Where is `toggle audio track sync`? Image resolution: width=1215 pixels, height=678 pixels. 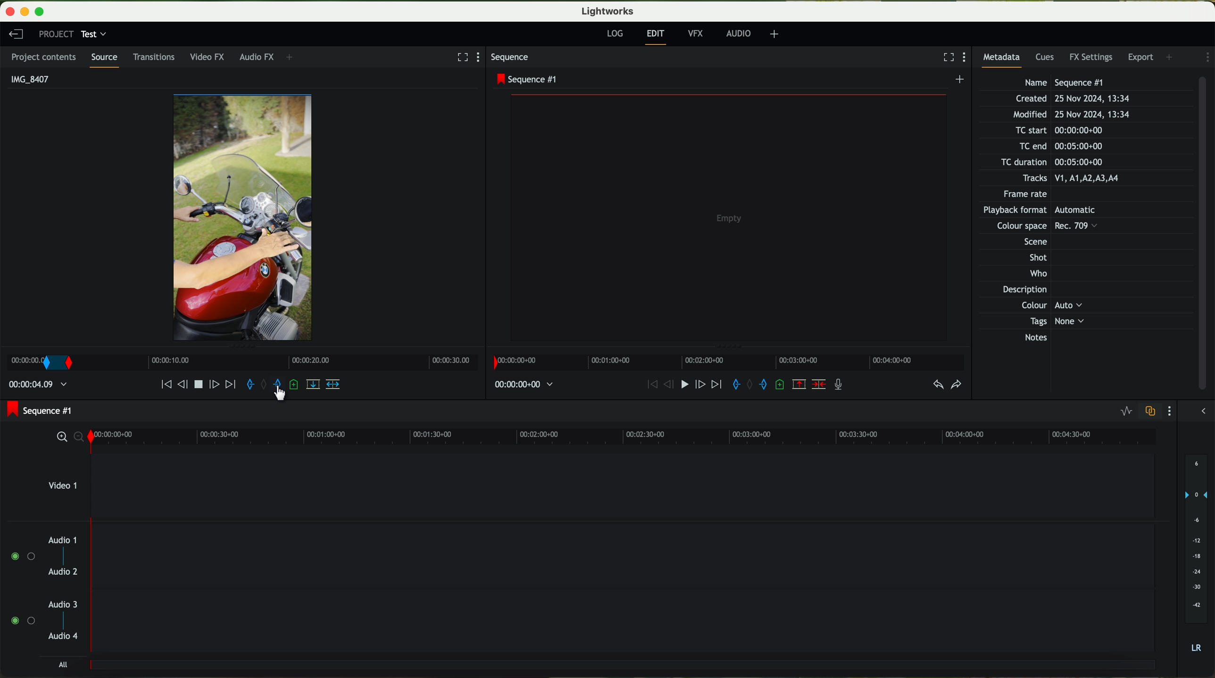 toggle audio track sync is located at coordinates (1152, 411).